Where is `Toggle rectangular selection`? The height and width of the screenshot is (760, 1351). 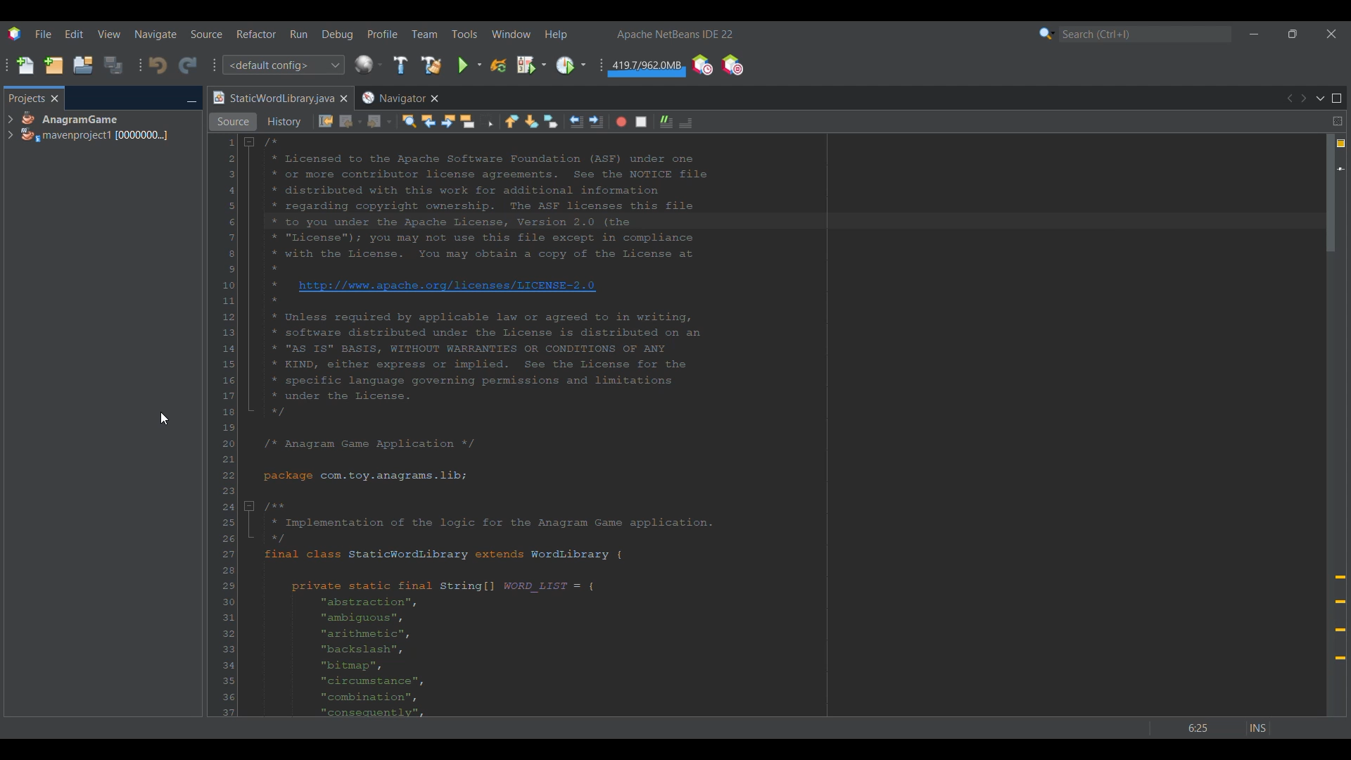
Toggle rectangular selection is located at coordinates (487, 120).